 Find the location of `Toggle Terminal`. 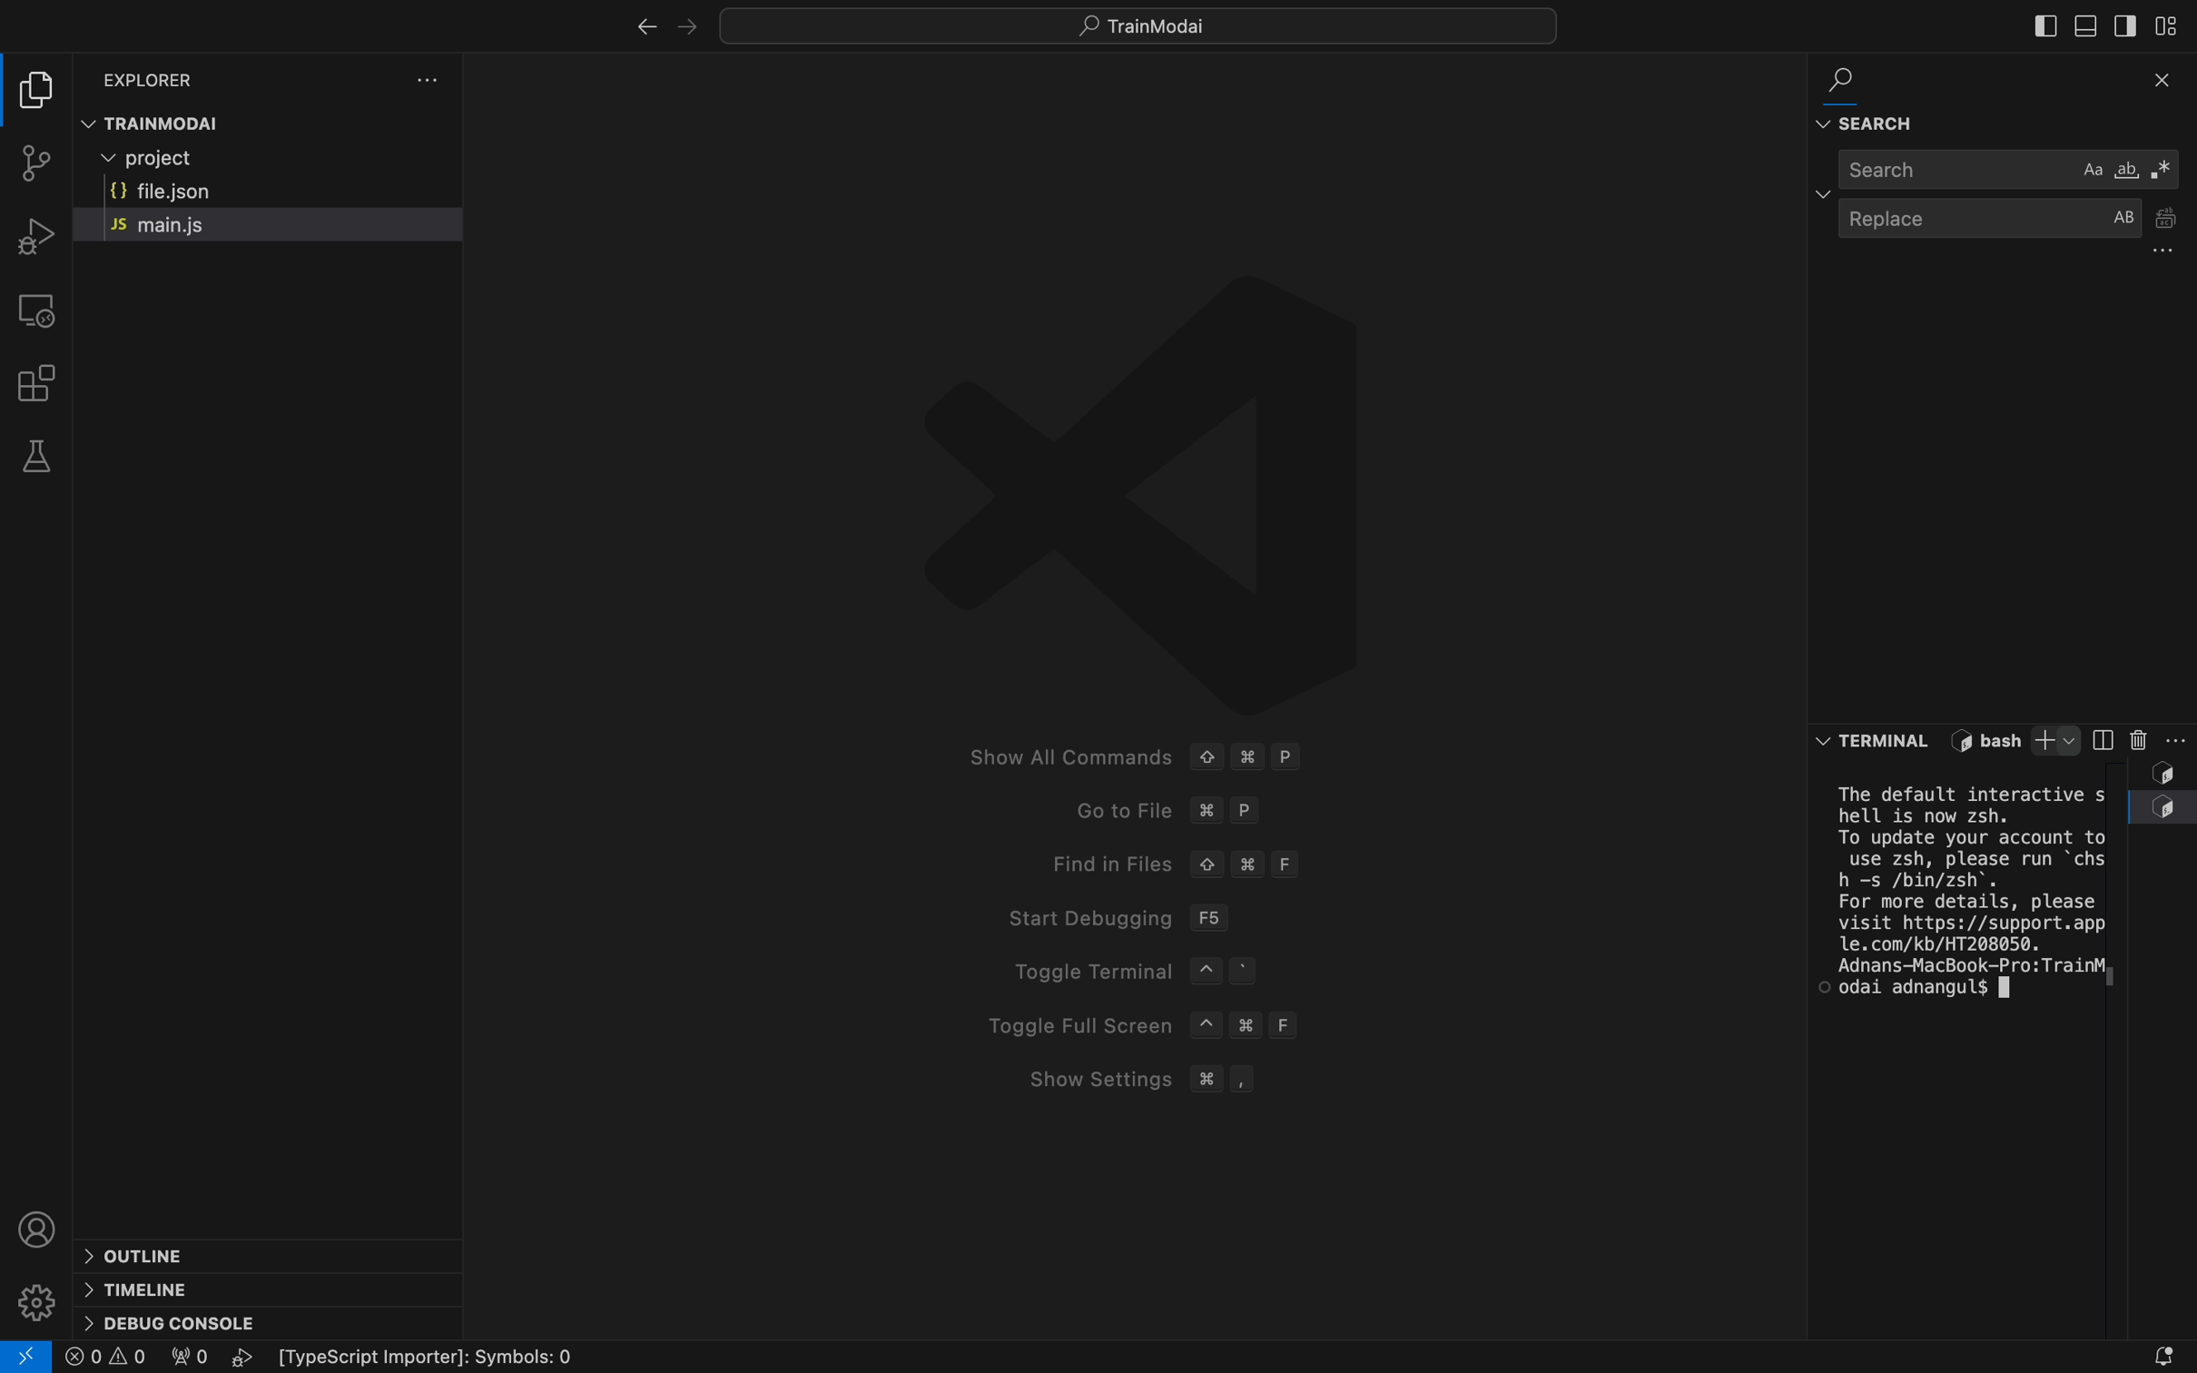

Toggle Terminal is located at coordinates (1246, 970).